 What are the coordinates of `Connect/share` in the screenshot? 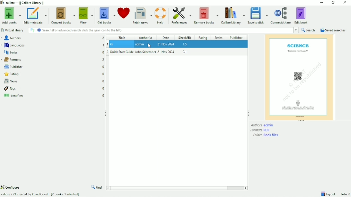 It's located at (281, 16).